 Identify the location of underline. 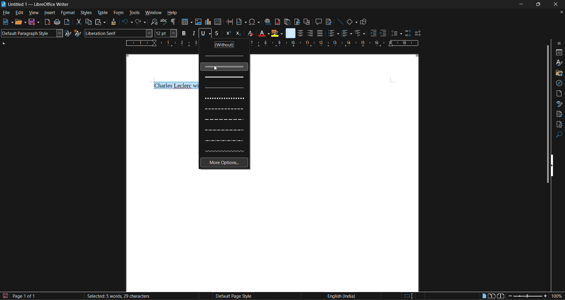
(205, 34).